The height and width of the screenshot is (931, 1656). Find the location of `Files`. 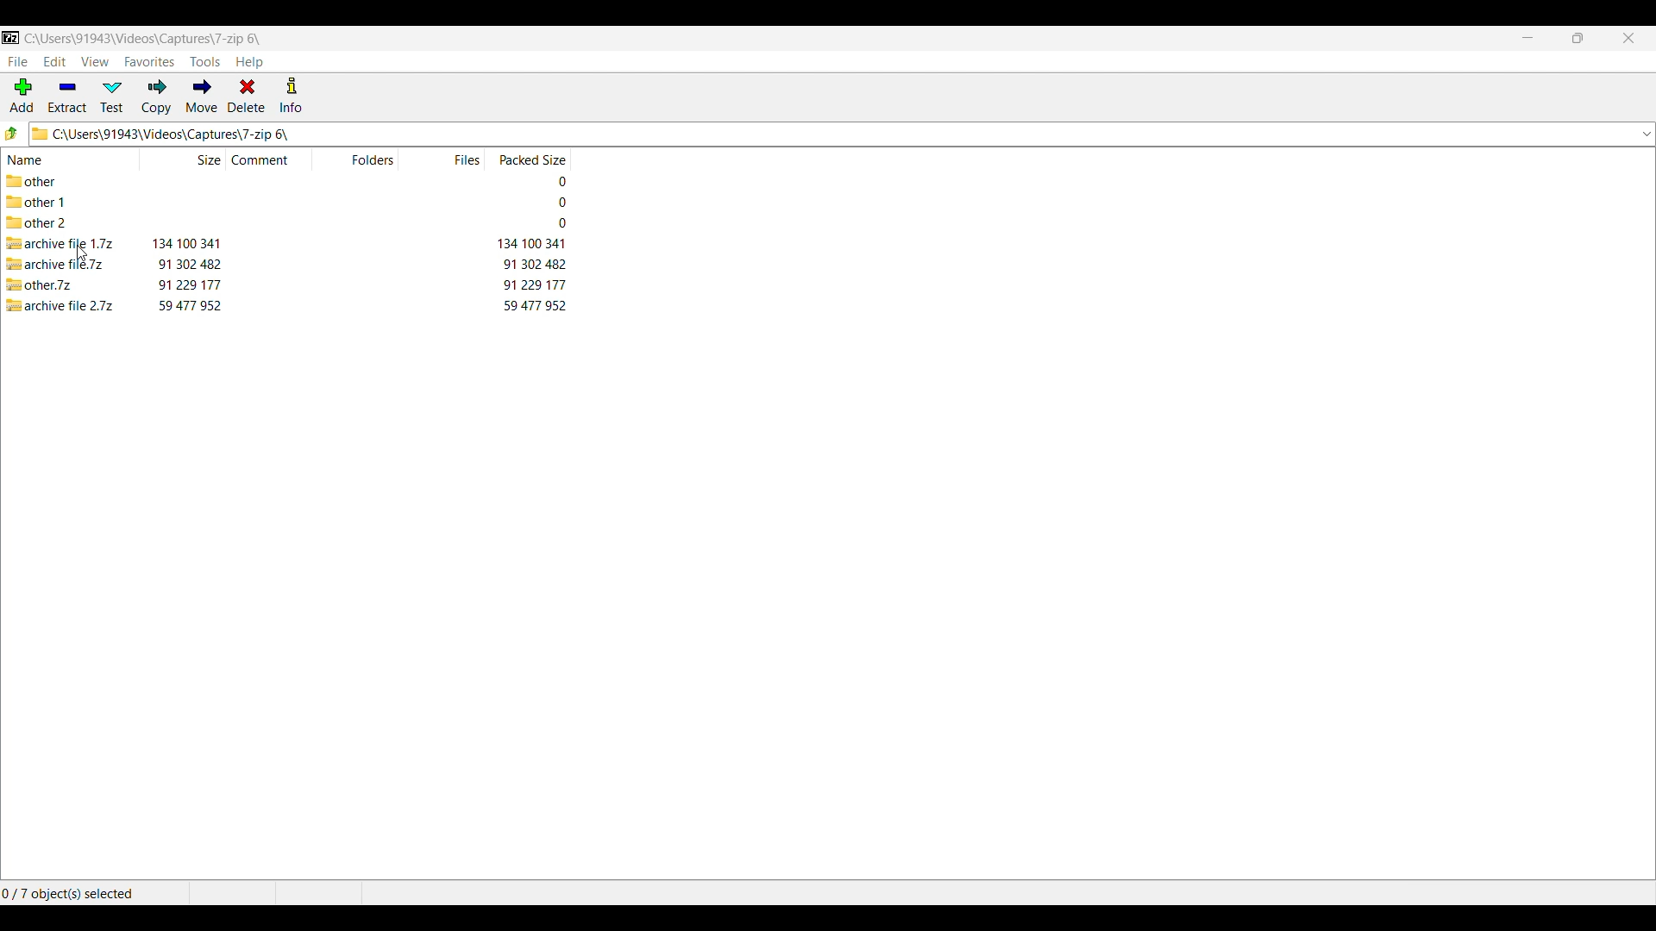

Files is located at coordinates (465, 159).